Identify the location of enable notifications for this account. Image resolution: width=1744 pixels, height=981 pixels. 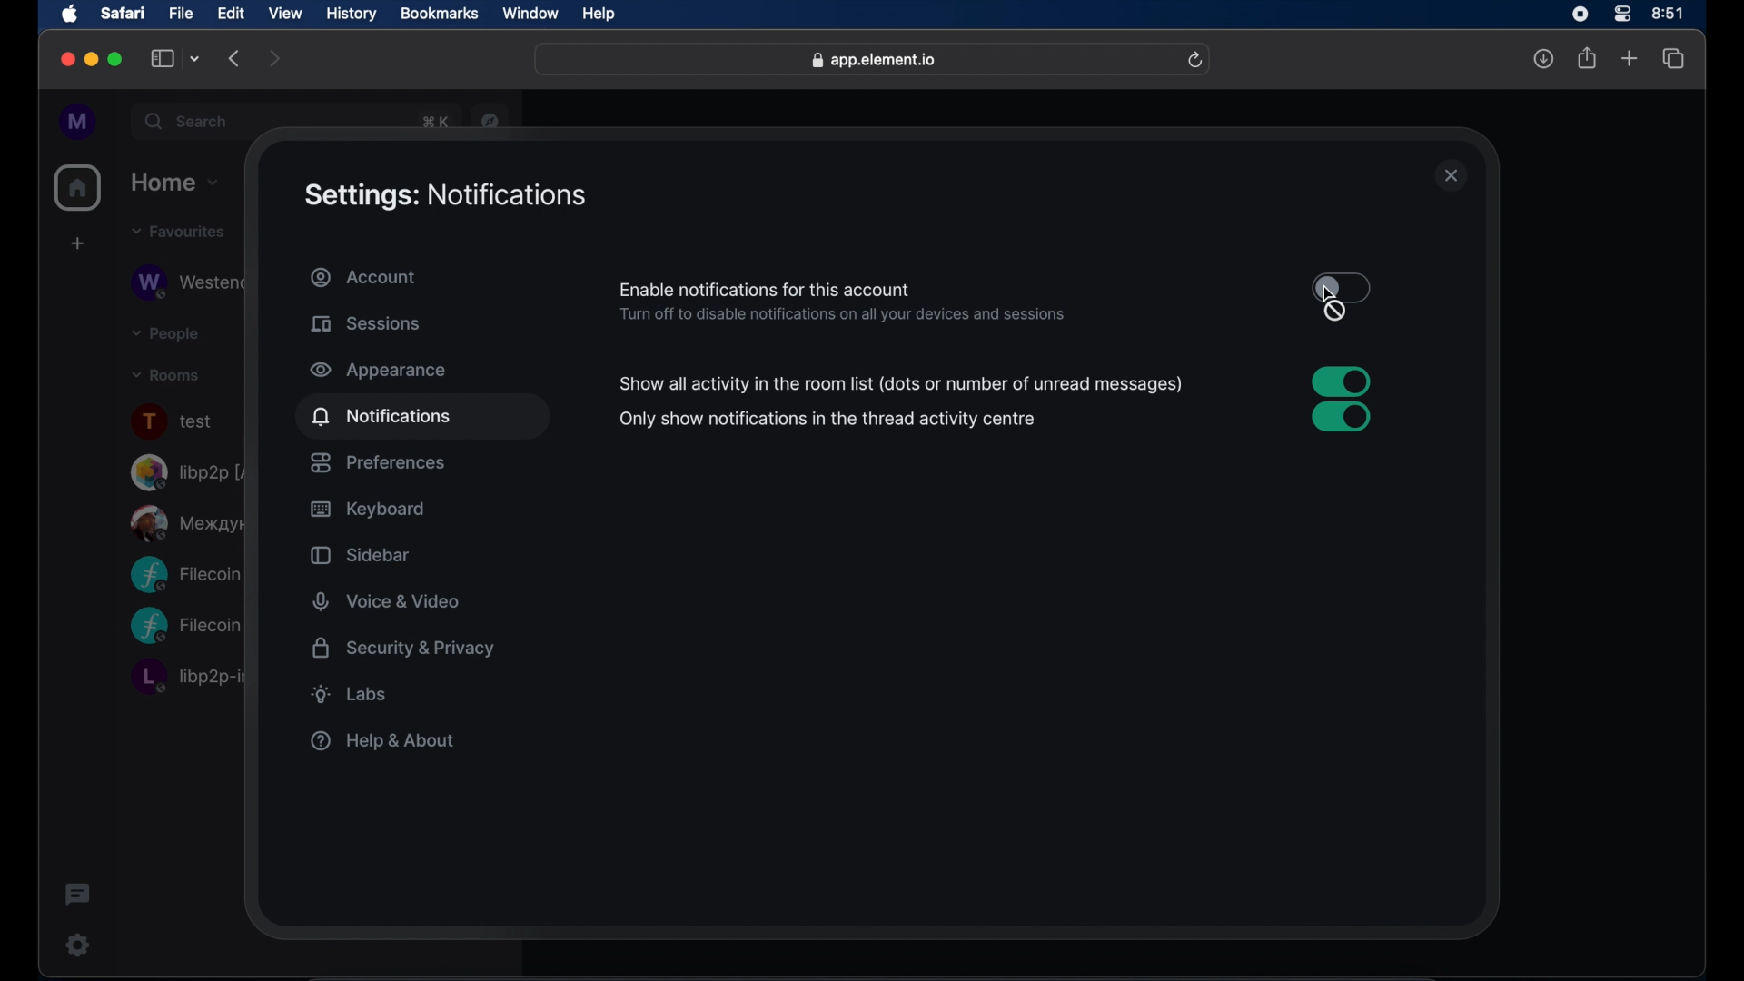
(770, 288).